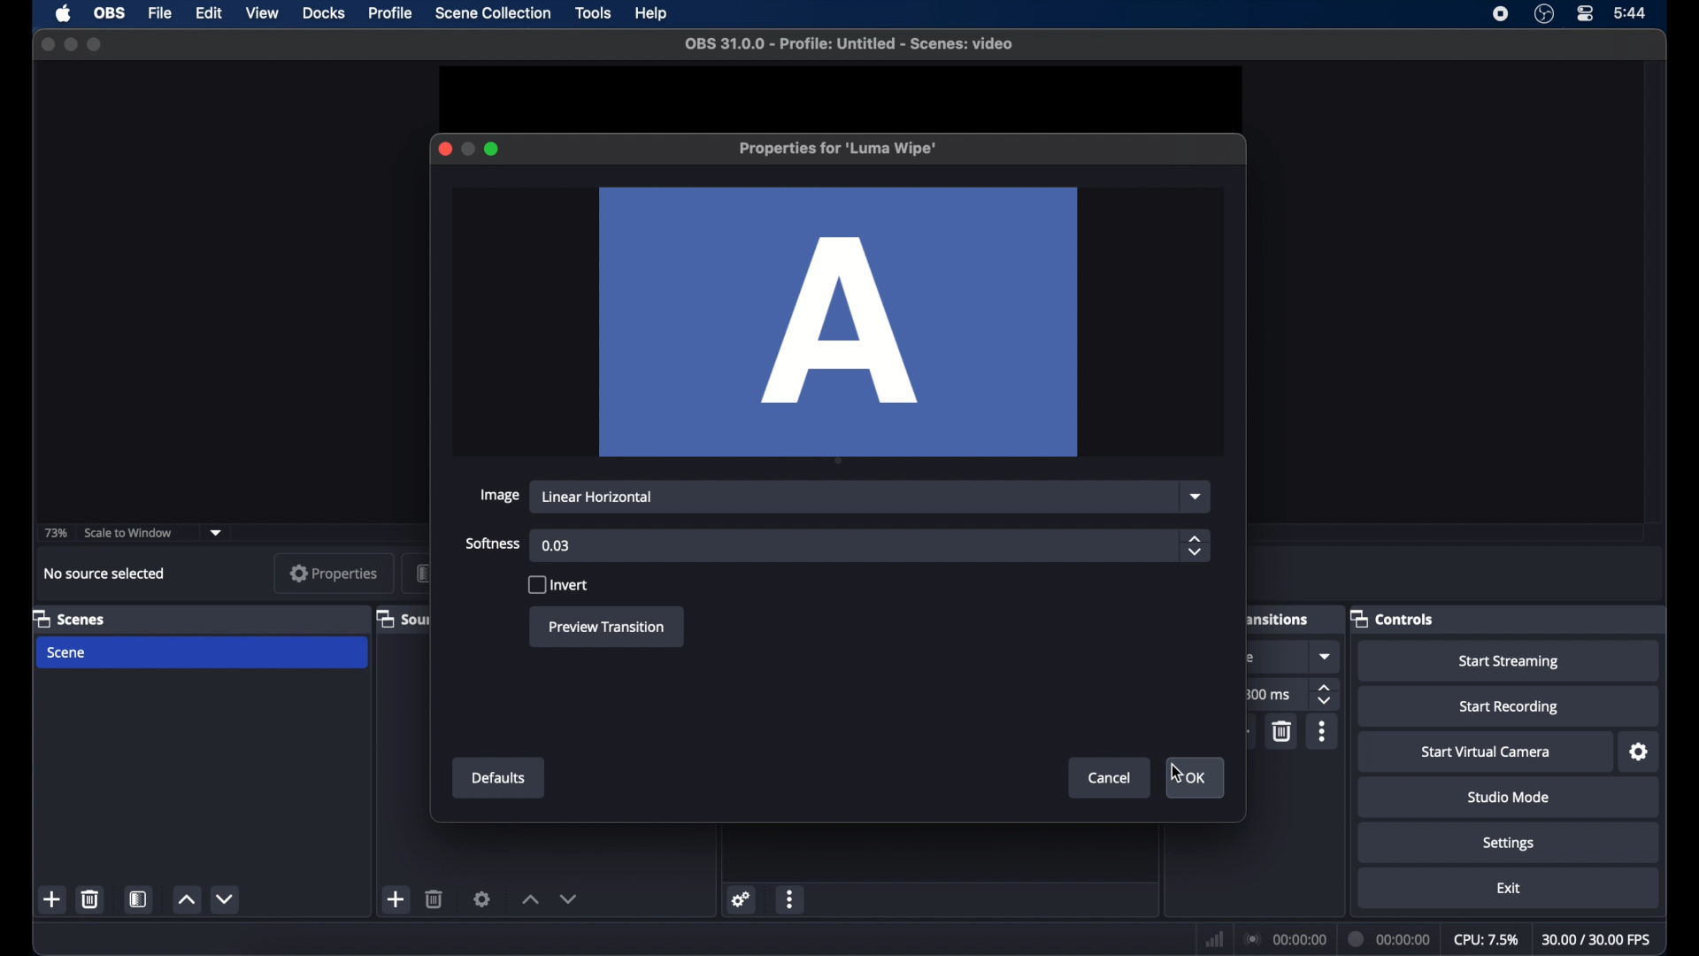  I want to click on cancel, so click(1111, 779).